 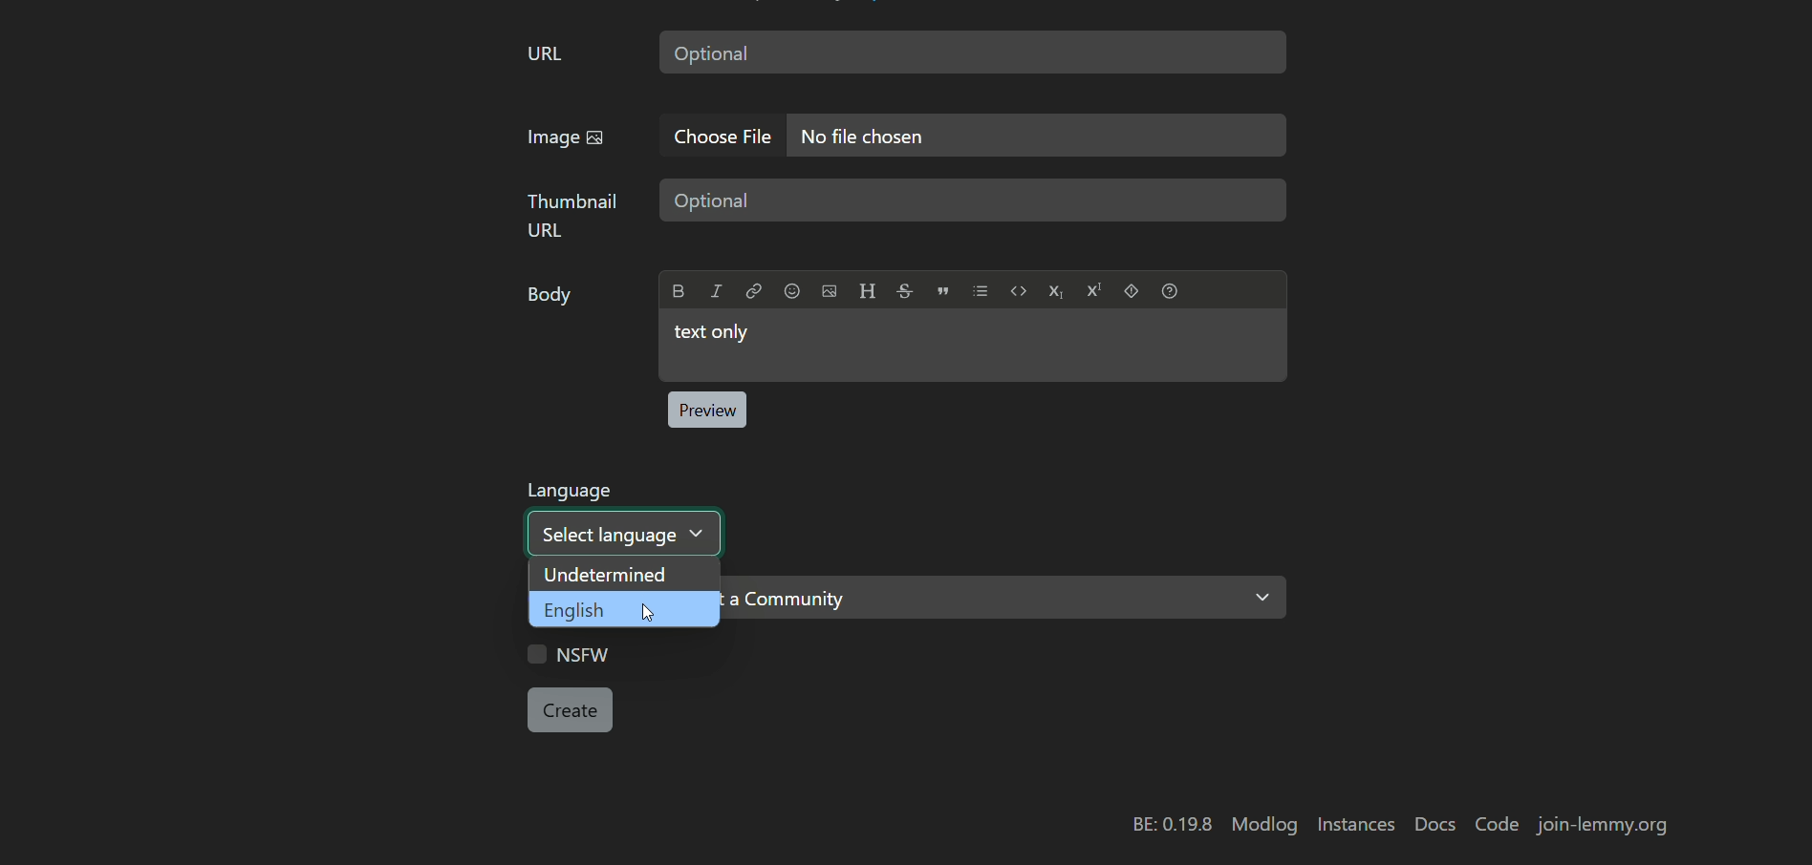 What do you see at coordinates (726, 136) in the screenshot?
I see `choose file` at bounding box center [726, 136].